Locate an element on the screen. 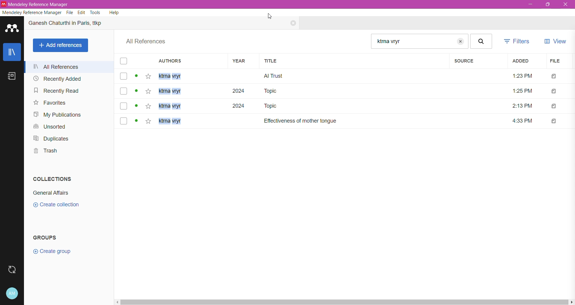 This screenshot has width=575, height=305. Restore Down is located at coordinates (547, 5).